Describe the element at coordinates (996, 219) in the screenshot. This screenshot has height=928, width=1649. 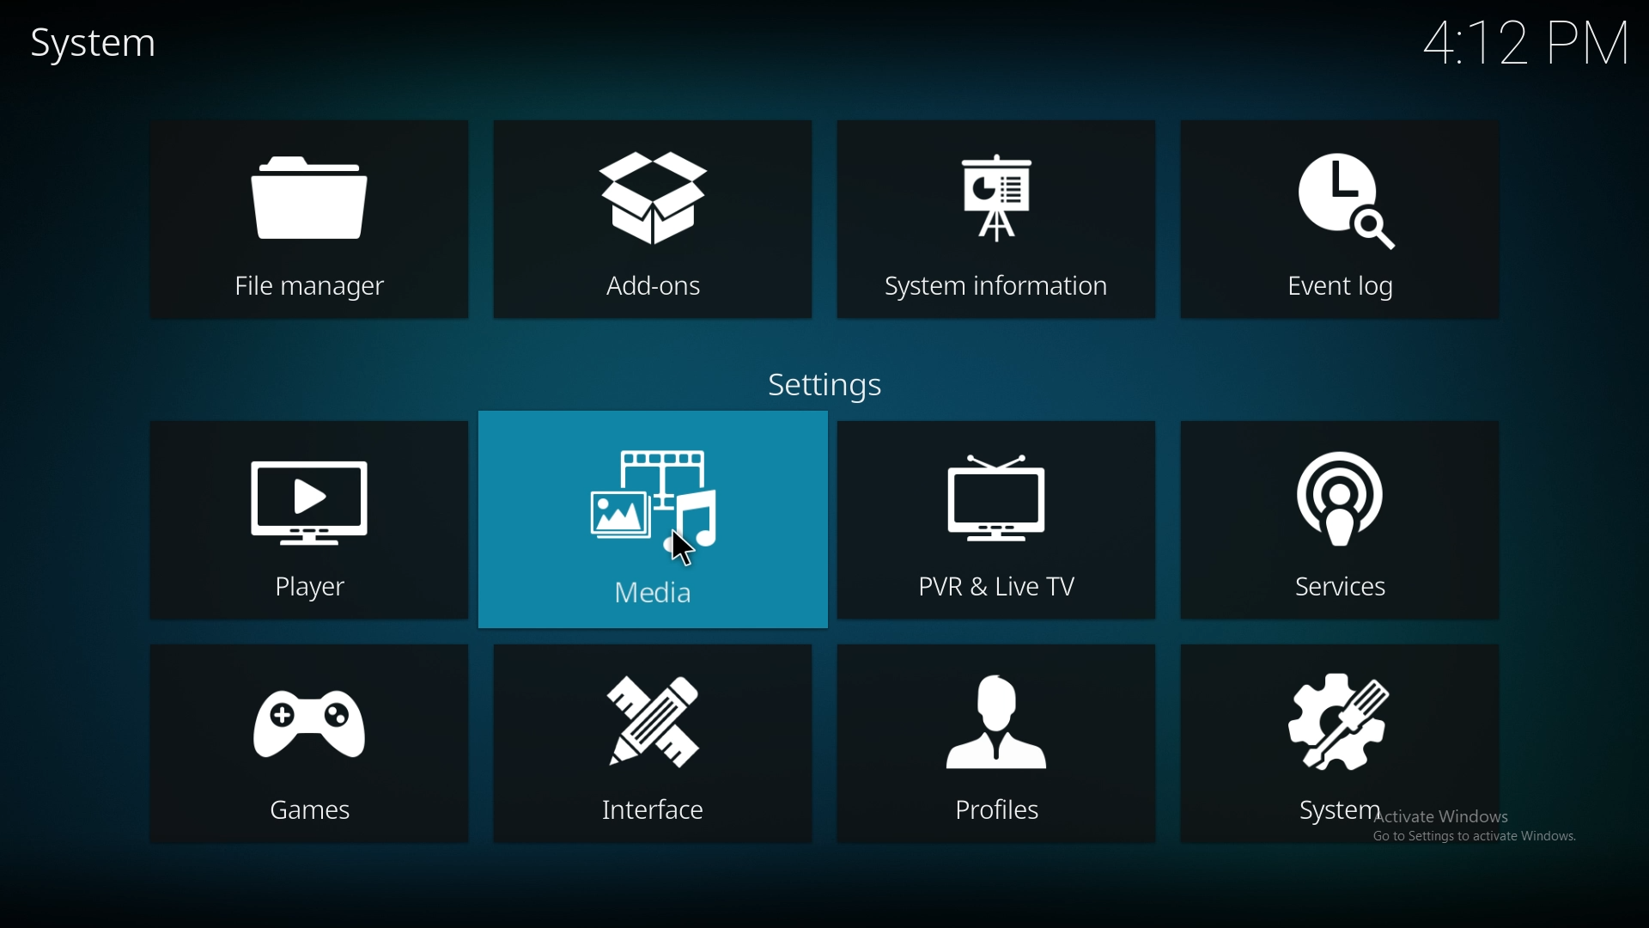
I see `system info` at that location.